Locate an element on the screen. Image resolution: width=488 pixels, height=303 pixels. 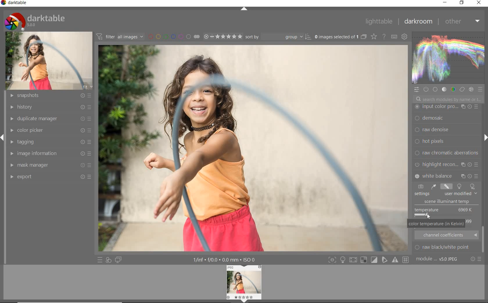
TEMPERATURE is located at coordinates (445, 194).